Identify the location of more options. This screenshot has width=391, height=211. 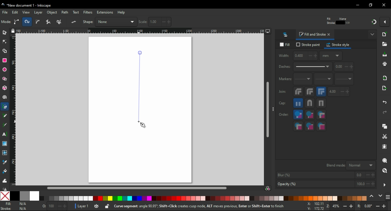
(373, 34).